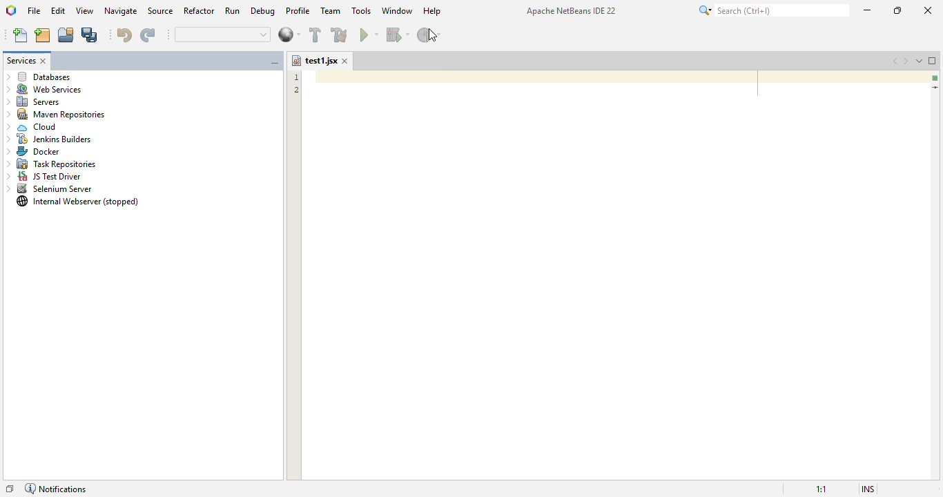  Describe the element at coordinates (433, 35) in the screenshot. I see `cursor` at that location.